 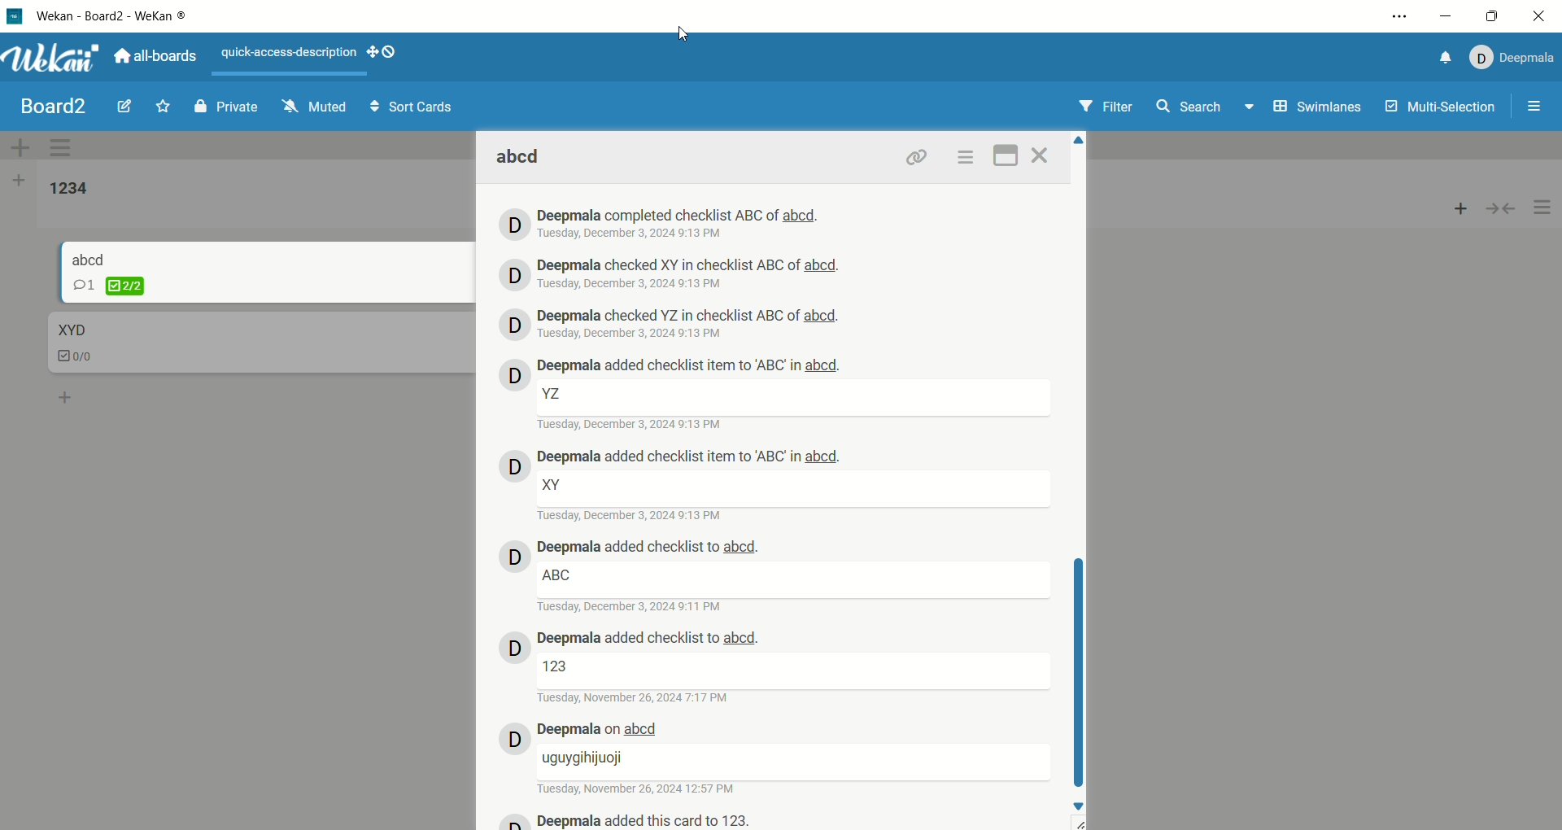 I want to click on edit, so click(x=124, y=104).